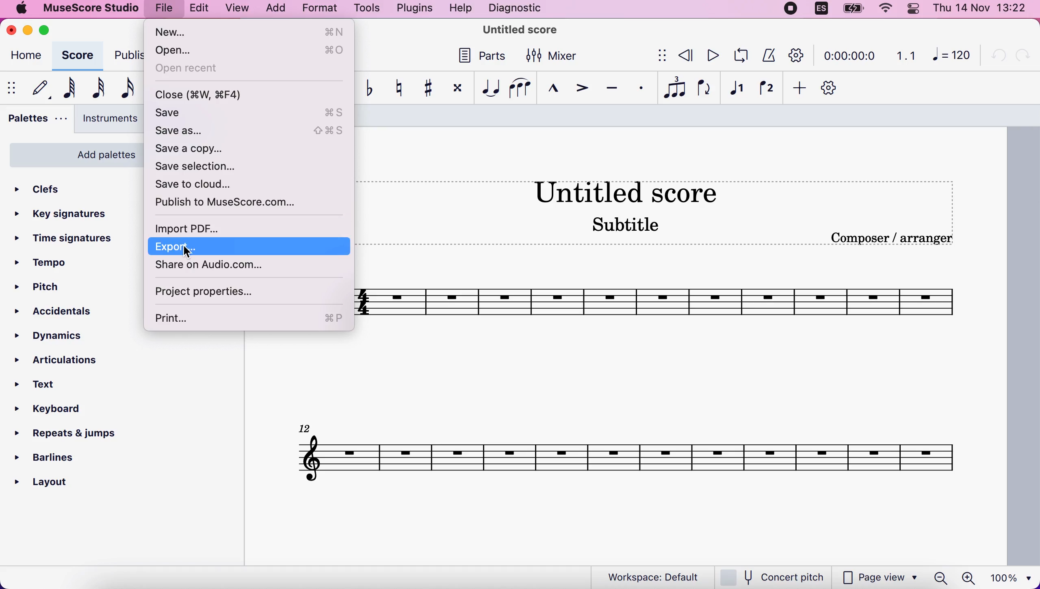 The height and width of the screenshot is (589, 1040). I want to click on 100%, so click(1013, 577).